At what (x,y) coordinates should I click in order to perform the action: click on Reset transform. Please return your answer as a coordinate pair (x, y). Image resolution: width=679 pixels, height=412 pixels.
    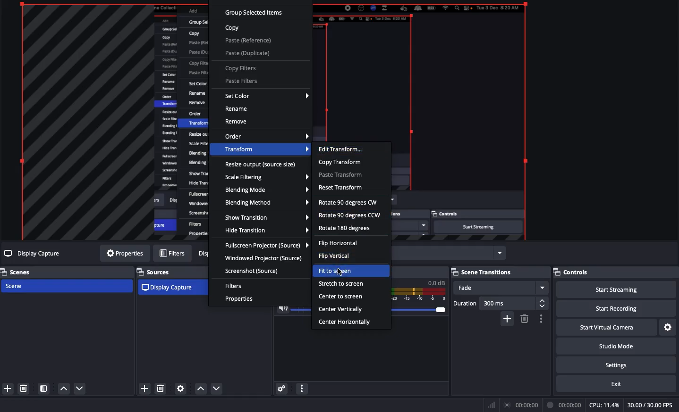
    Looking at the image, I should click on (341, 188).